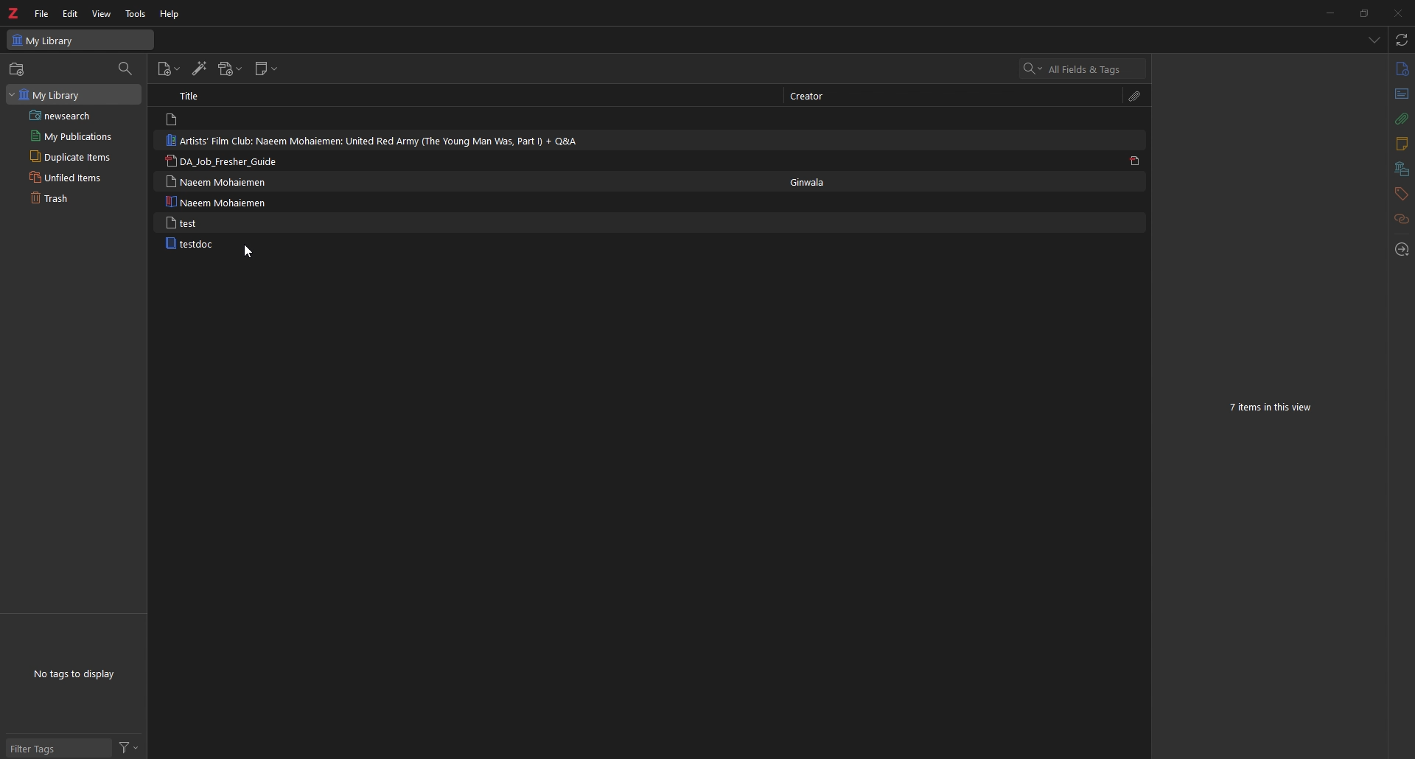  What do you see at coordinates (1401, 144) in the screenshot?
I see `notes` at bounding box center [1401, 144].